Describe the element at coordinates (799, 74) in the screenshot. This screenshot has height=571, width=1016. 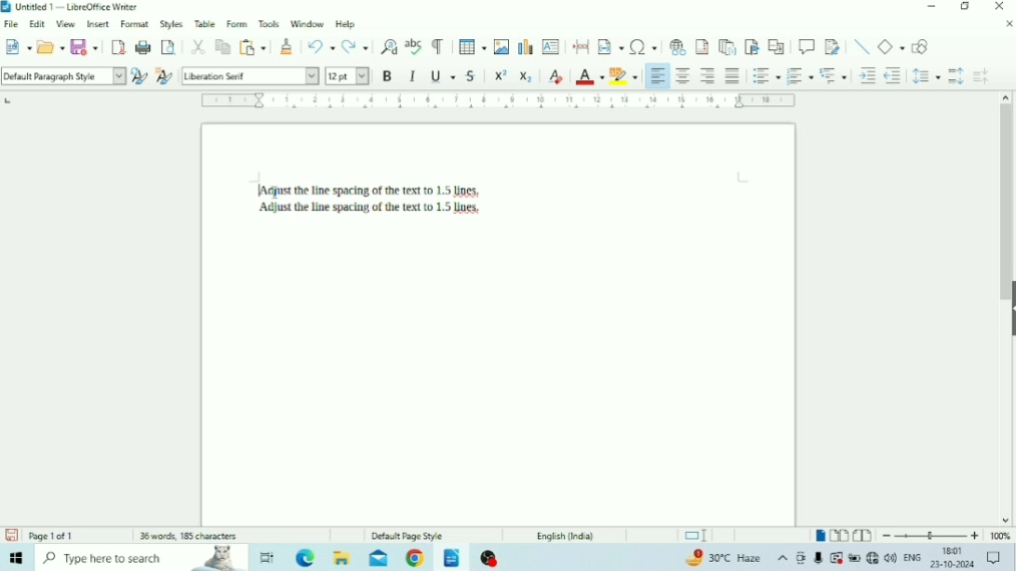
I see `Toggle Ordered List` at that location.